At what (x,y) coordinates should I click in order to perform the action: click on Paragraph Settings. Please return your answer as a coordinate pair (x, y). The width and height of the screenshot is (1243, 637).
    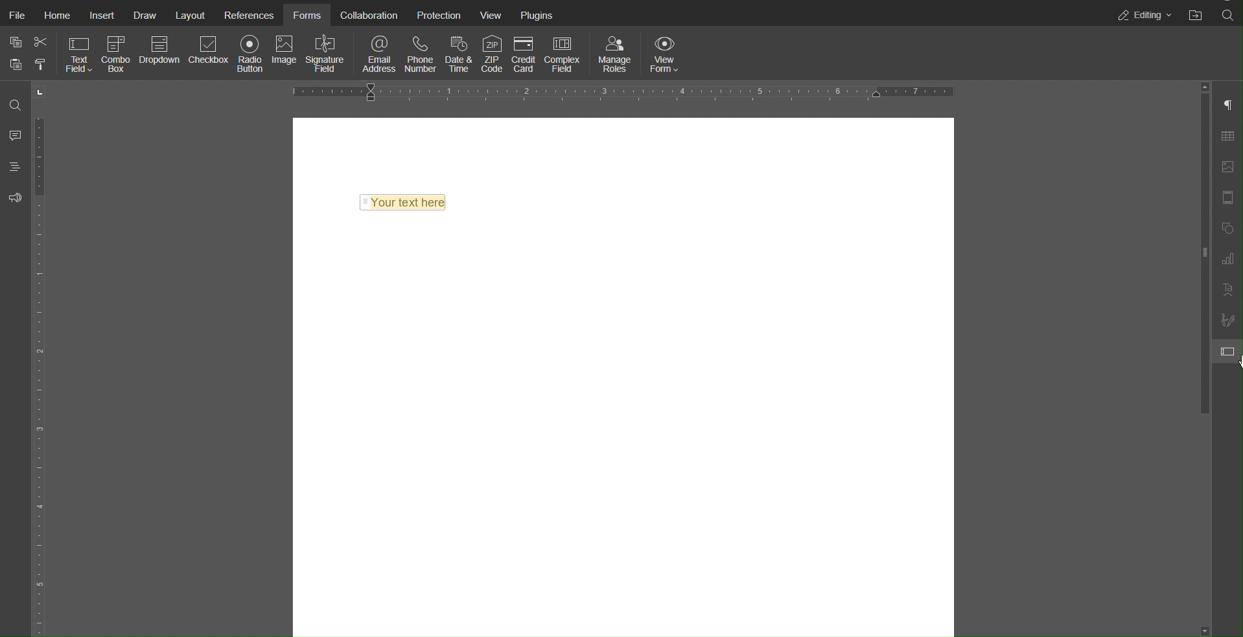
    Looking at the image, I should click on (1227, 105).